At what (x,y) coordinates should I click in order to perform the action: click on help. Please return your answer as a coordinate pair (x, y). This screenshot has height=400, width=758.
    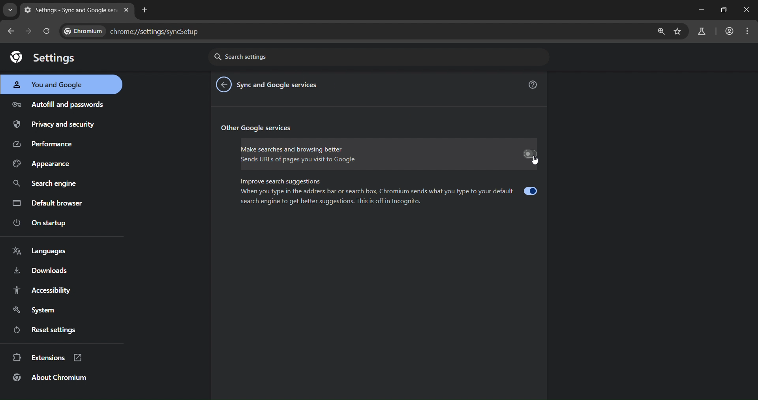
    Looking at the image, I should click on (534, 84).